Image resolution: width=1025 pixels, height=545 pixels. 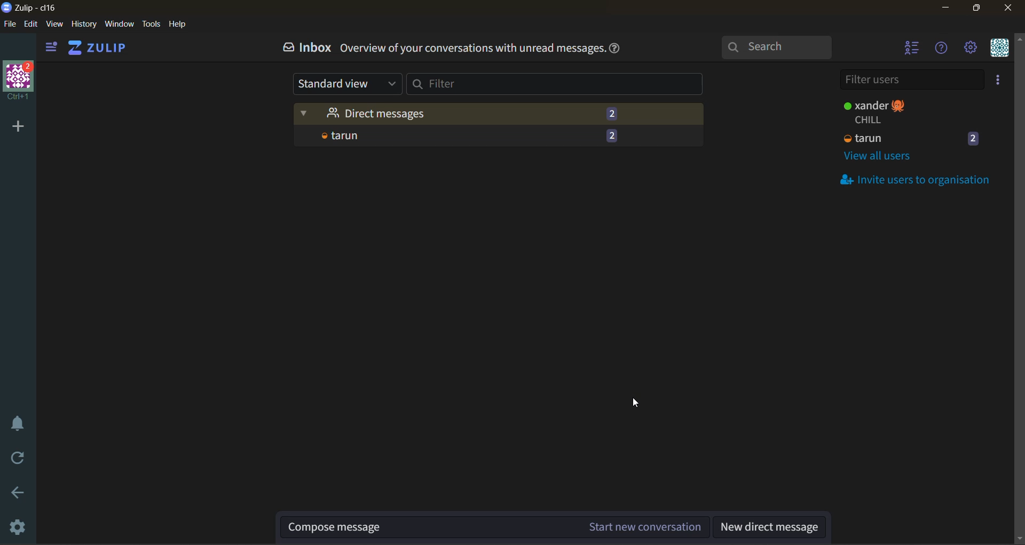 What do you see at coordinates (14, 25) in the screenshot?
I see `file` at bounding box center [14, 25].